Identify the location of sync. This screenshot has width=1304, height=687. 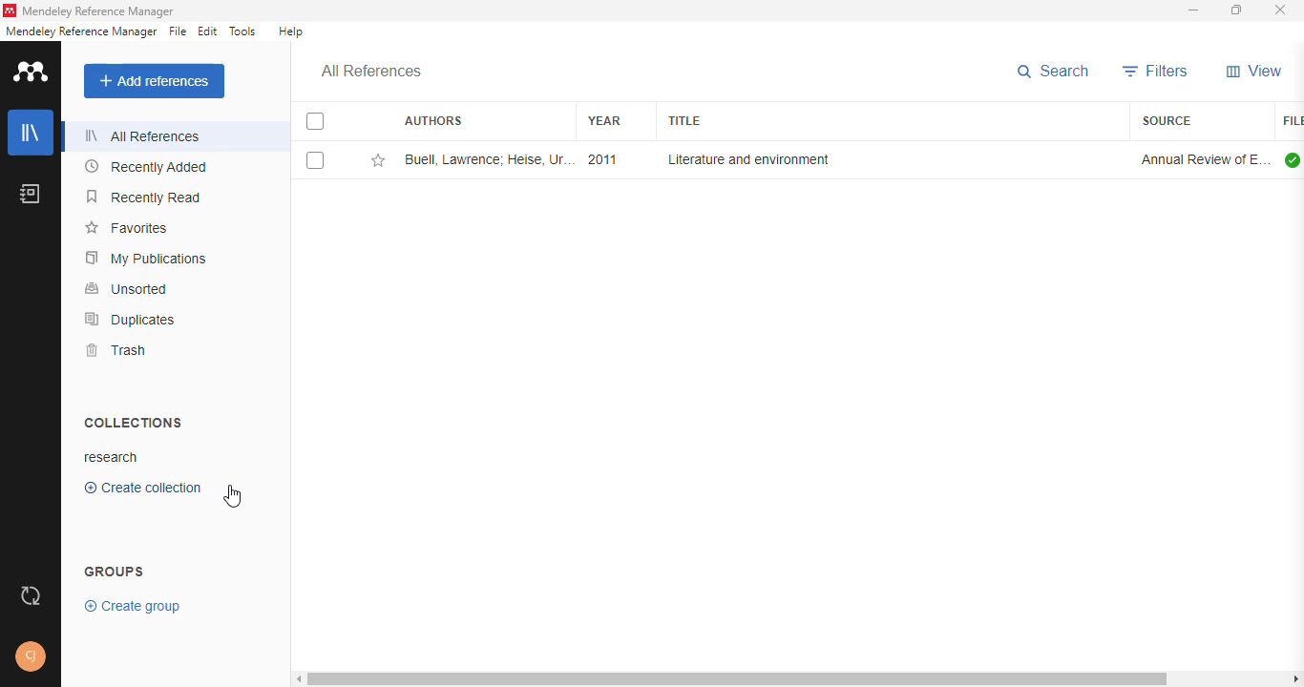
(30, 596).